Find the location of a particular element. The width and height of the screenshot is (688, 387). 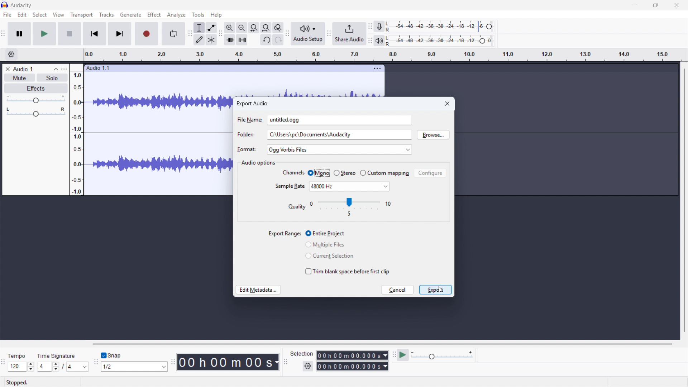

Remove track  is located at coordinates (8, 69).